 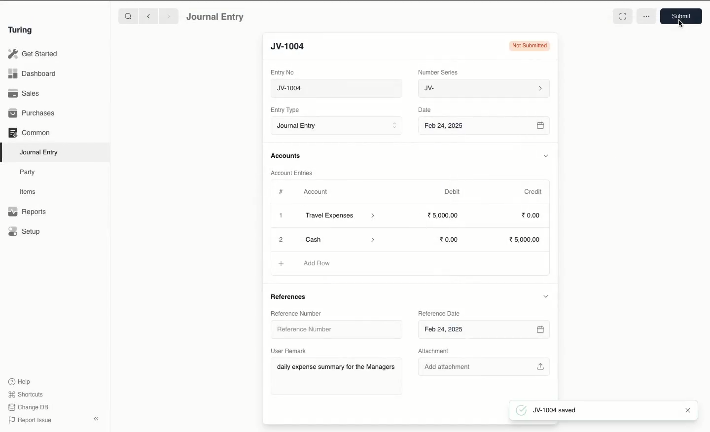 What do you see at coordinates (545, 155) in the screenshot?
I see `Hide` at bounding box center [545, 155].